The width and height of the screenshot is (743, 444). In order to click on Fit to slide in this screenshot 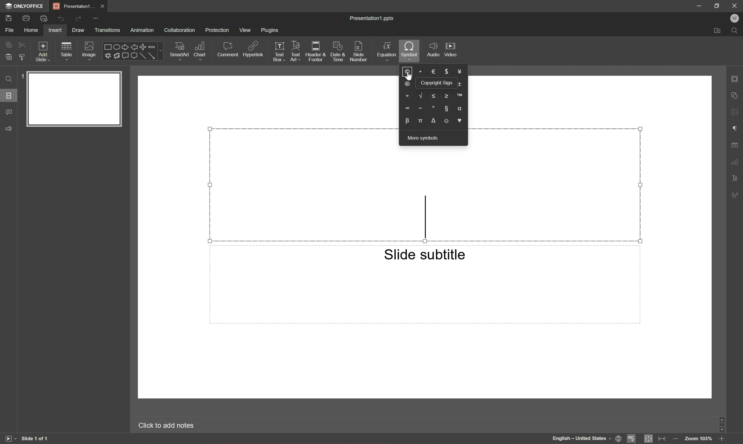, I will do `click(648, 439)`.